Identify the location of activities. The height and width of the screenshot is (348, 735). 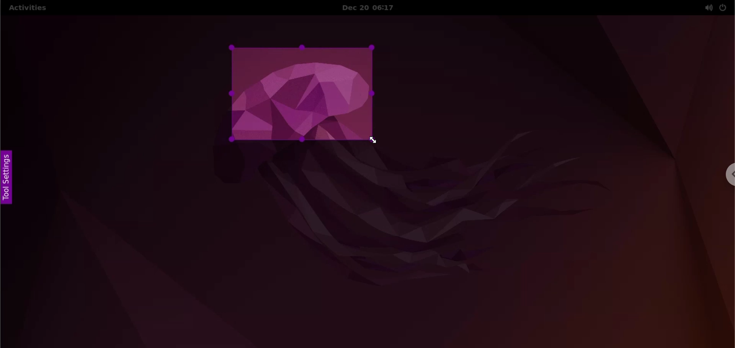
(27, 9).